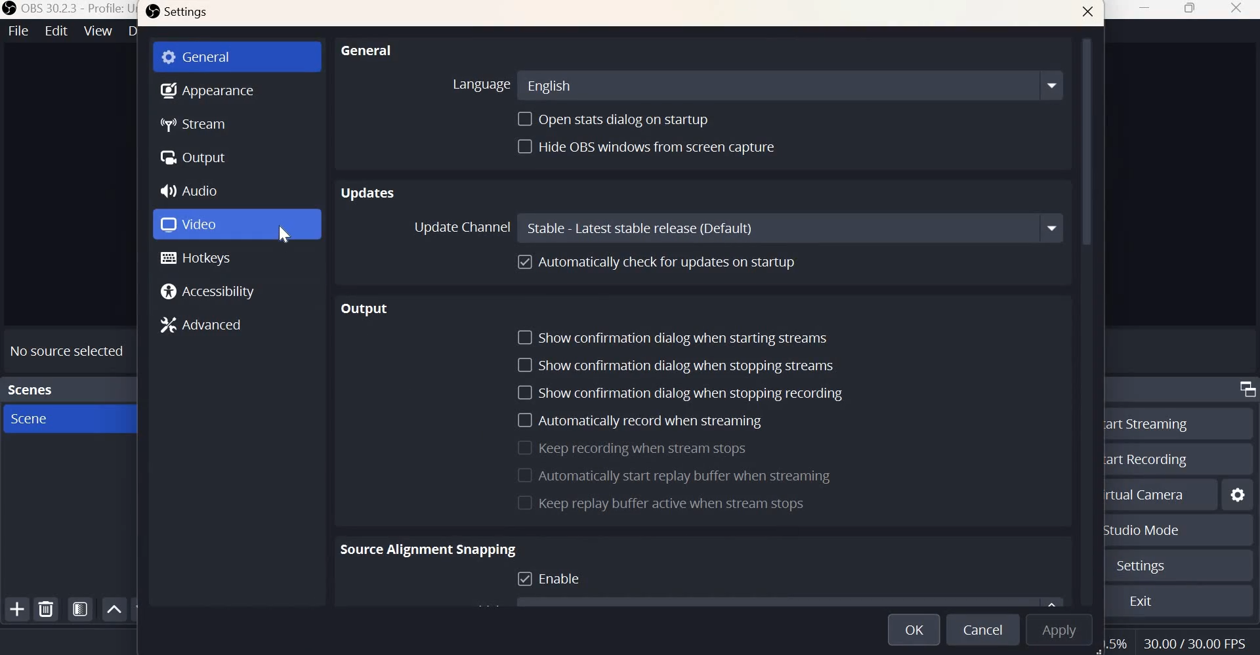 The height and width of the screenshot is (655, 1260). What do you see at coordinates (211, 291) in the screenshot?
I see `Accessibility` at bounding box center [211, 291].